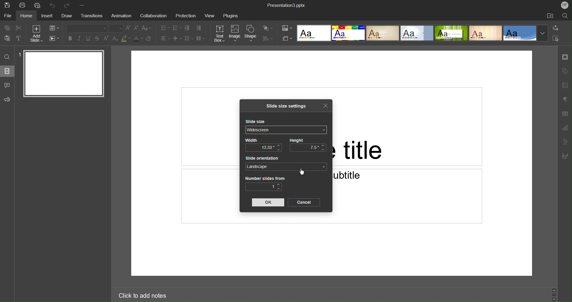 This screenshot has height=302, width=572. Describe the element at coordinates (165, 38) in the screenshot. I see `Alignment` at that location.